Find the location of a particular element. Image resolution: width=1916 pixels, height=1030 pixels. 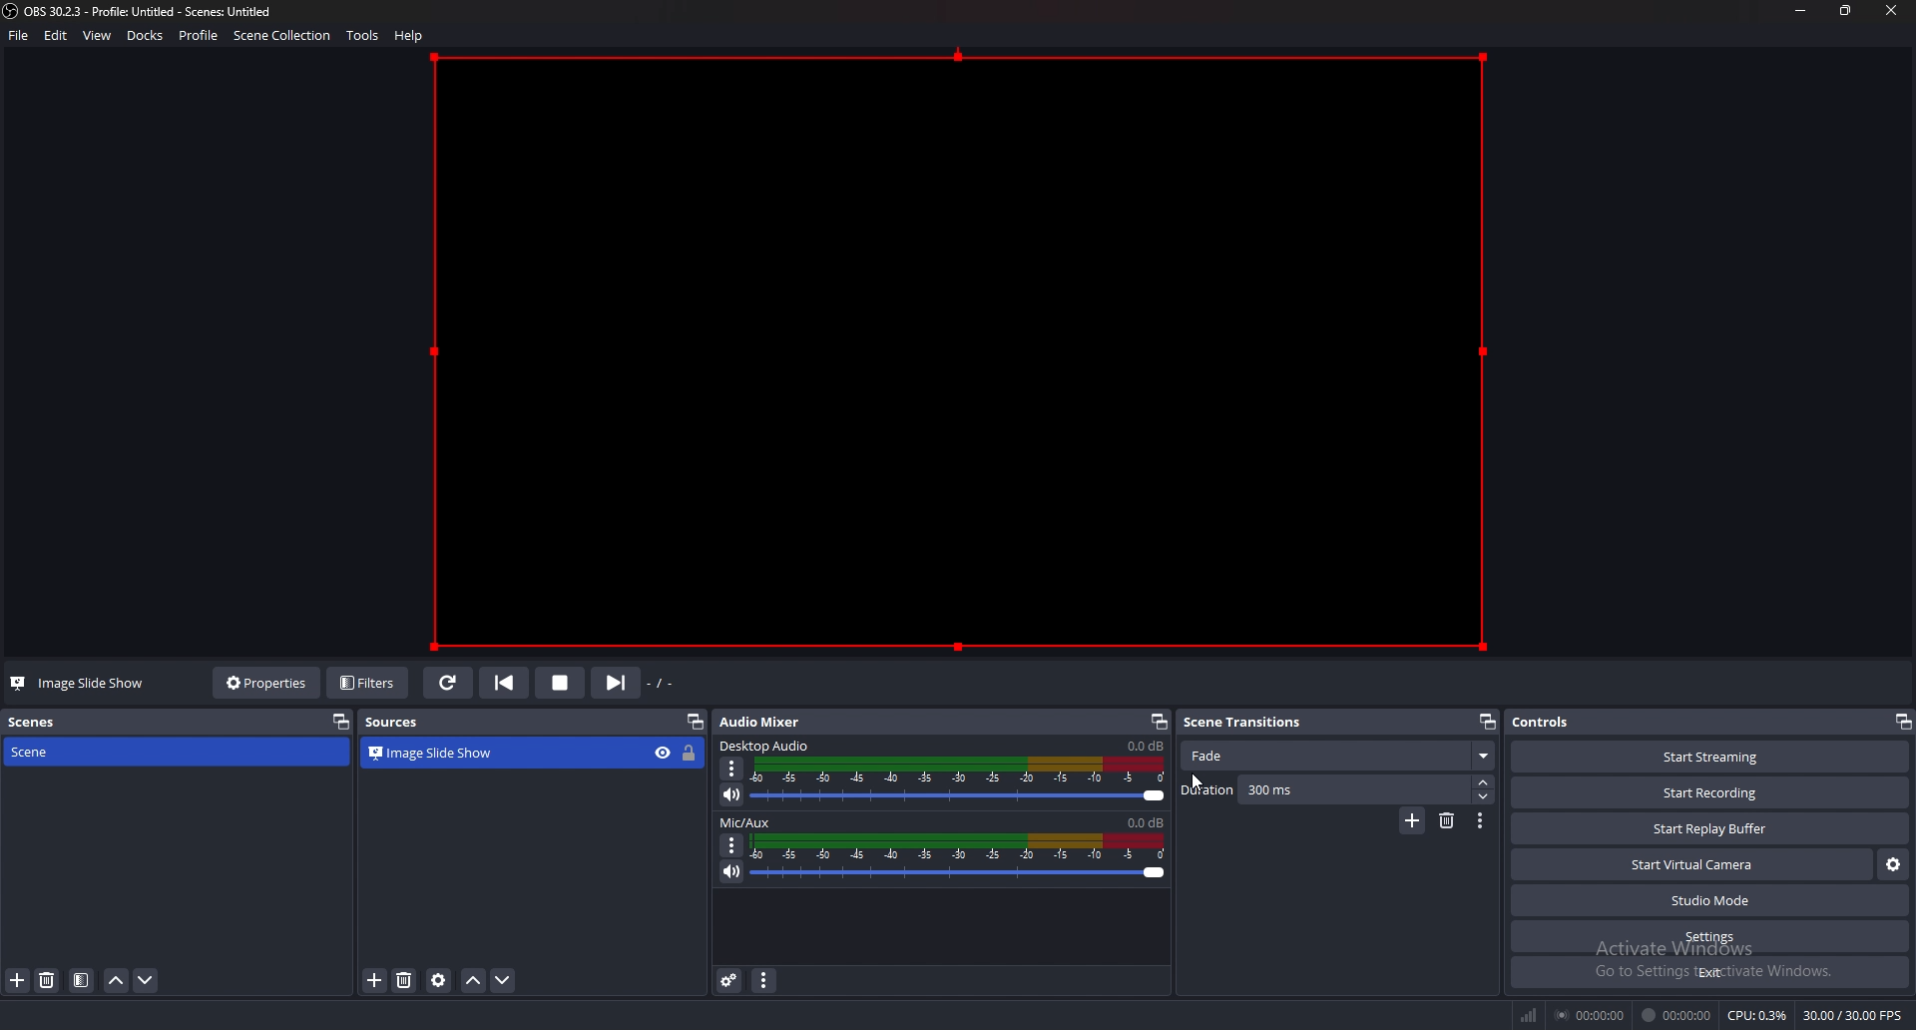

advanced audio properties is located at coordinates (728, 981).